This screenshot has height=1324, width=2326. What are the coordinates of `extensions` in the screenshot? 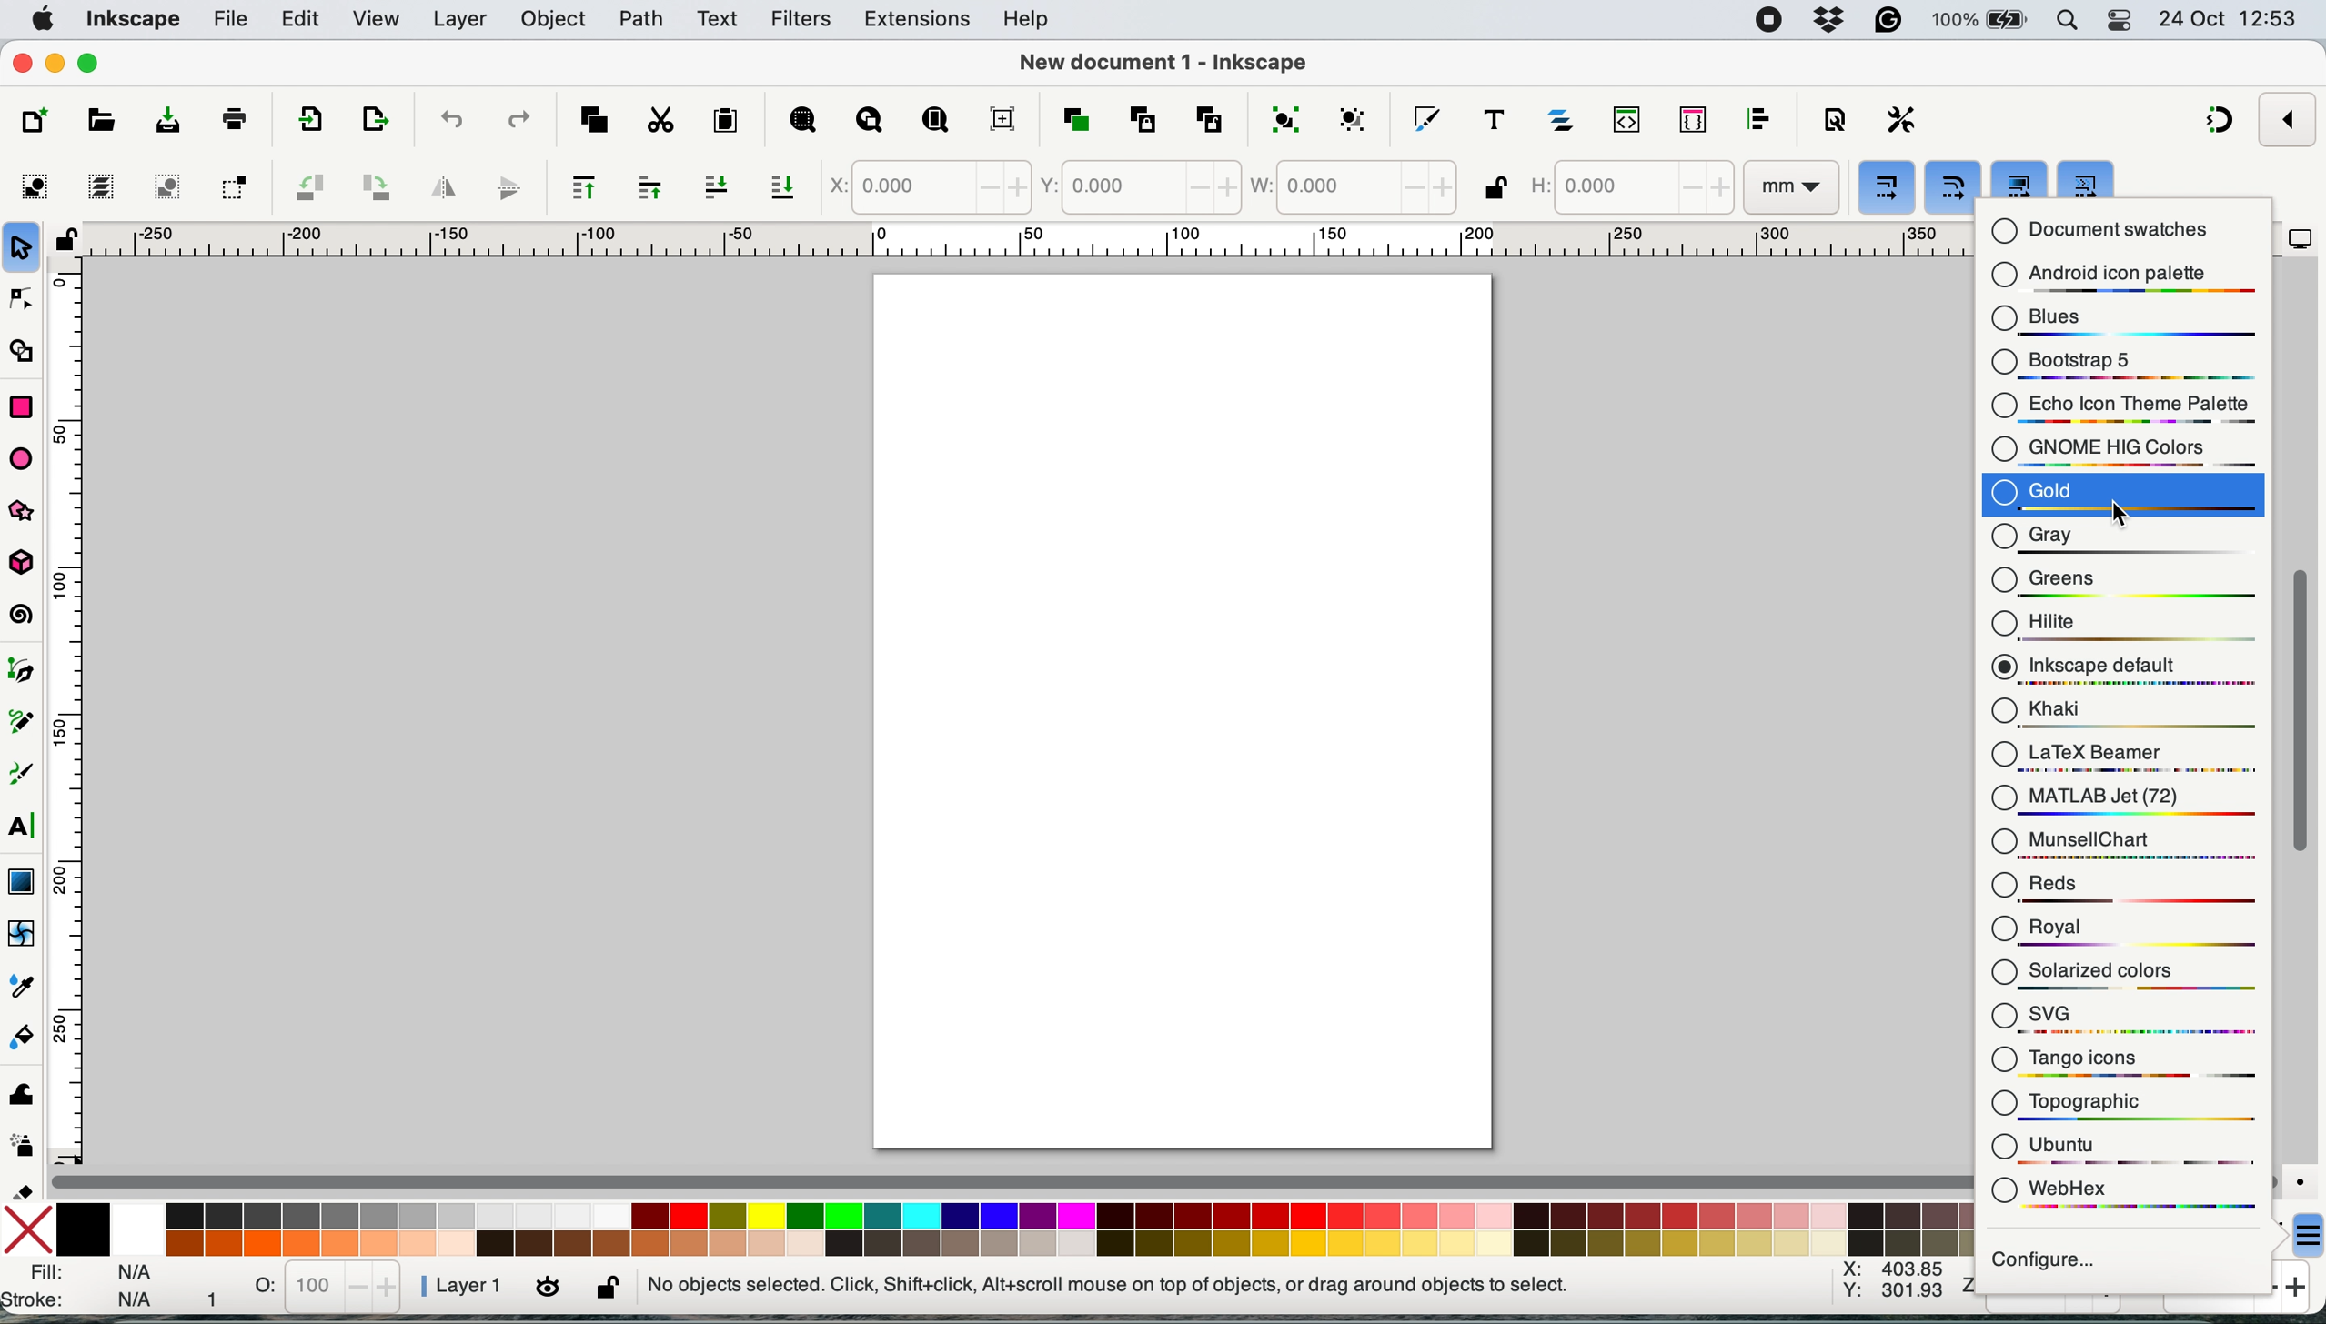 It's located at (918, 20).